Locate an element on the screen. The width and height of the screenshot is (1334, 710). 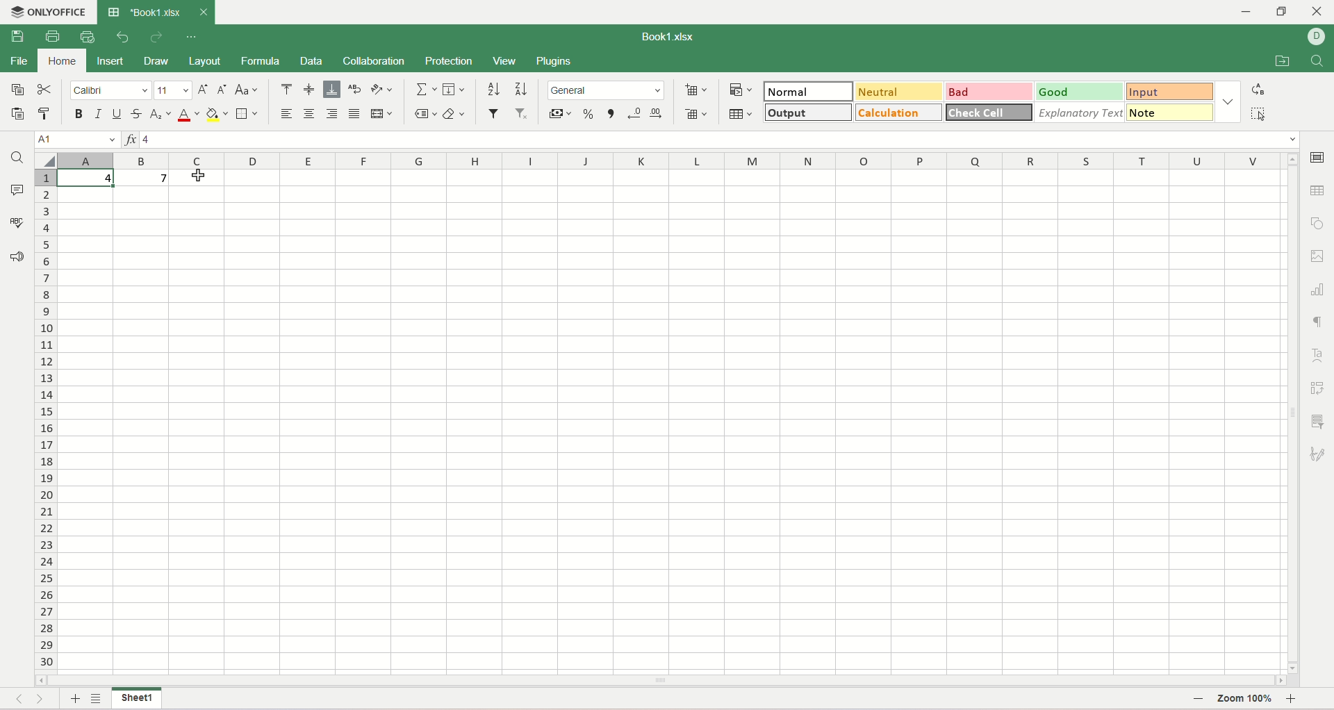
formula is located at coordinates (261, 61).